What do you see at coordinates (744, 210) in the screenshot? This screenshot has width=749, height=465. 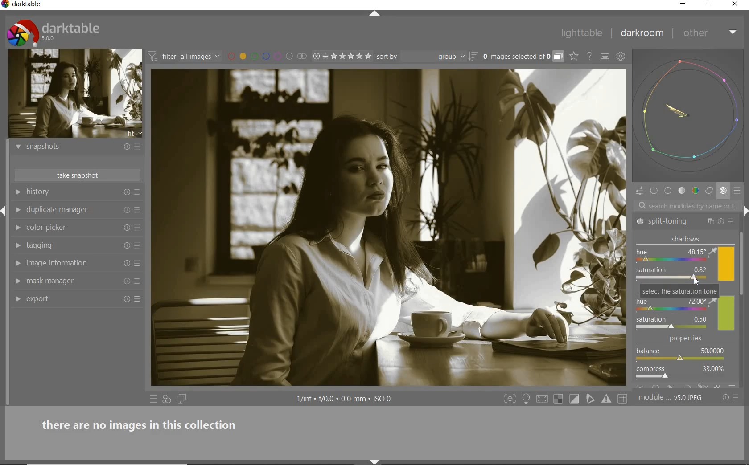 I see `shift+ctrl+r` at bounding box center [744, 210].